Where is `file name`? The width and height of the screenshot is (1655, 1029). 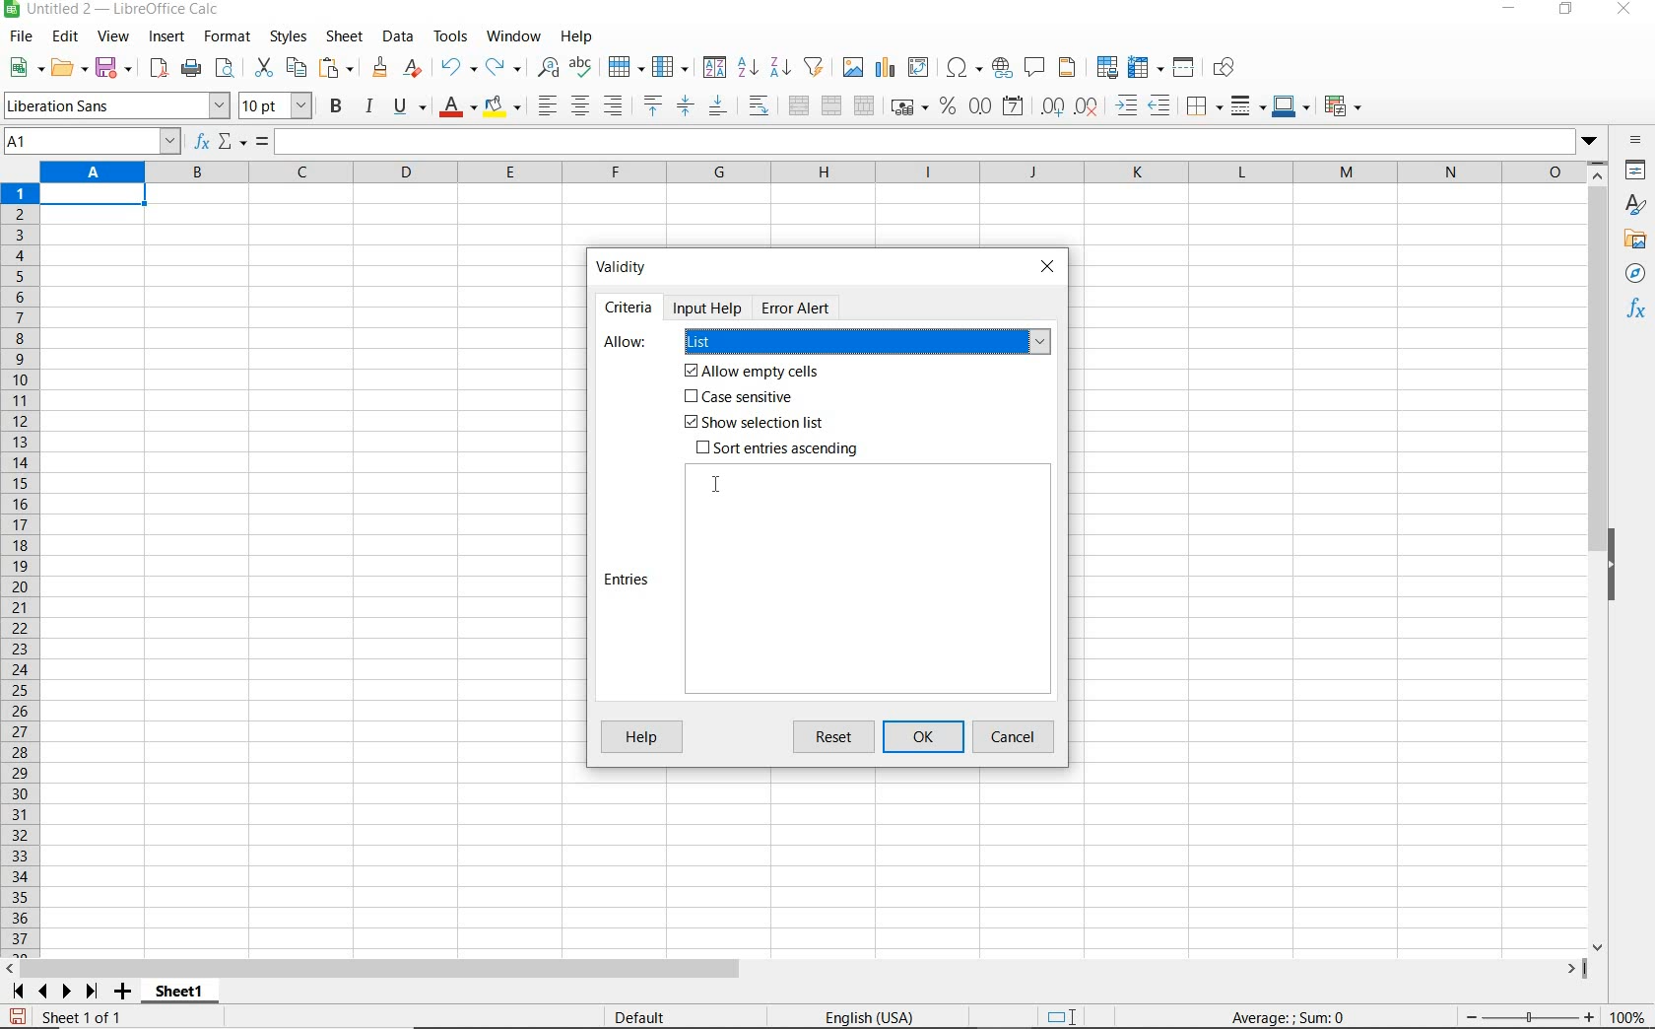
file name is located at coordinates (112, 11).